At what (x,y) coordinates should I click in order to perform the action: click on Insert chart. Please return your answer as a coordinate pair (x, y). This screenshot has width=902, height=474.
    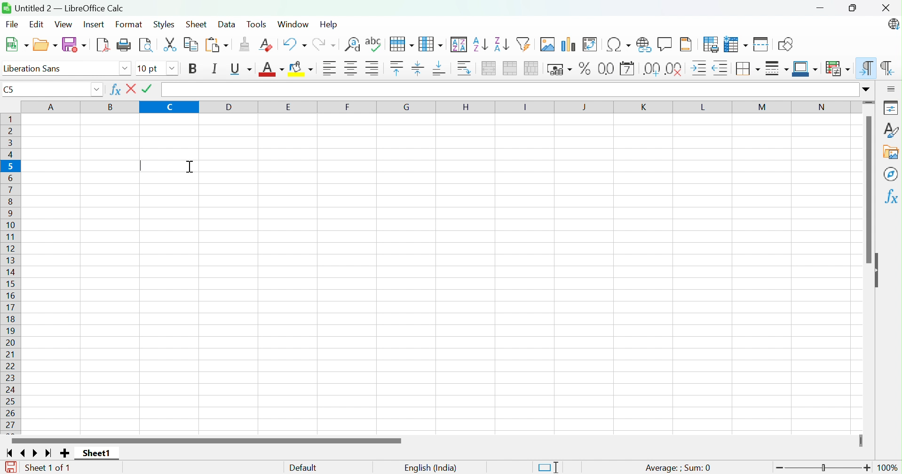
    Looking at the image, I should click on (569, 45).